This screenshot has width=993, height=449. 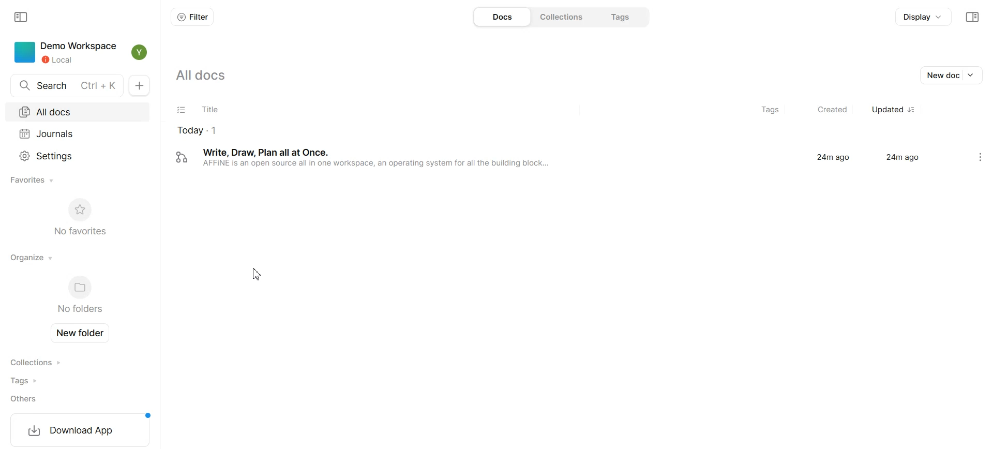 I want to click on Settings, so click(x=980, y=157).